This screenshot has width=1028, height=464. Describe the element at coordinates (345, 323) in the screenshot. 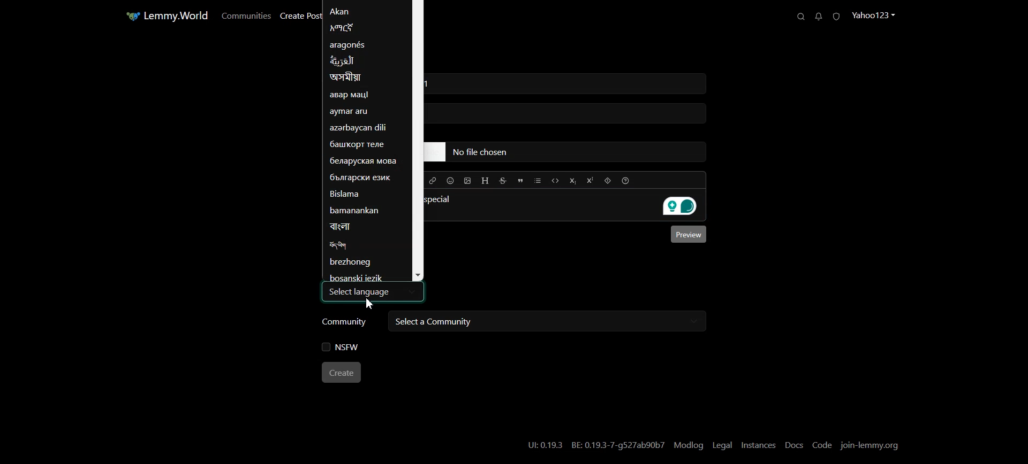

I see `Community` at that location.